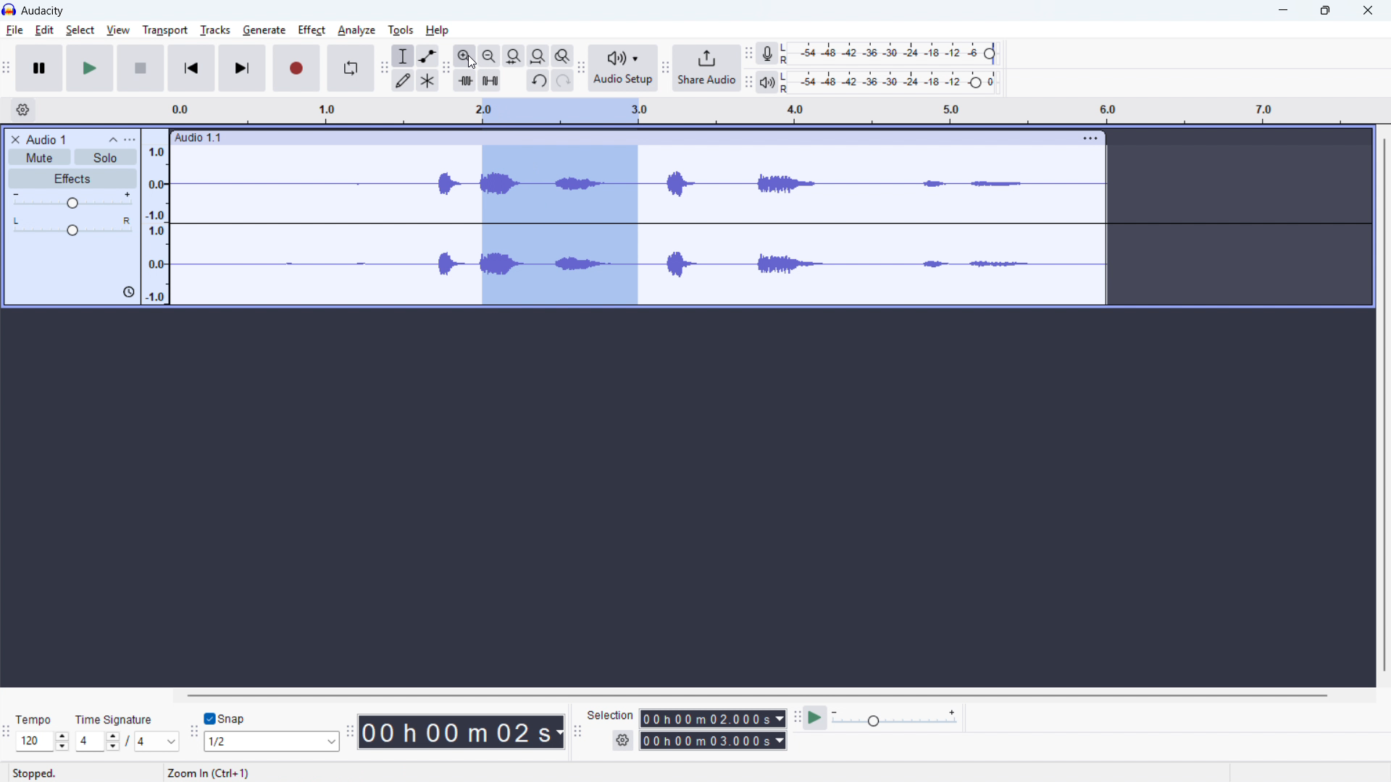 The width and height of the screenshot is (1391, 782). I want to click on Selection, so click(611, 715).